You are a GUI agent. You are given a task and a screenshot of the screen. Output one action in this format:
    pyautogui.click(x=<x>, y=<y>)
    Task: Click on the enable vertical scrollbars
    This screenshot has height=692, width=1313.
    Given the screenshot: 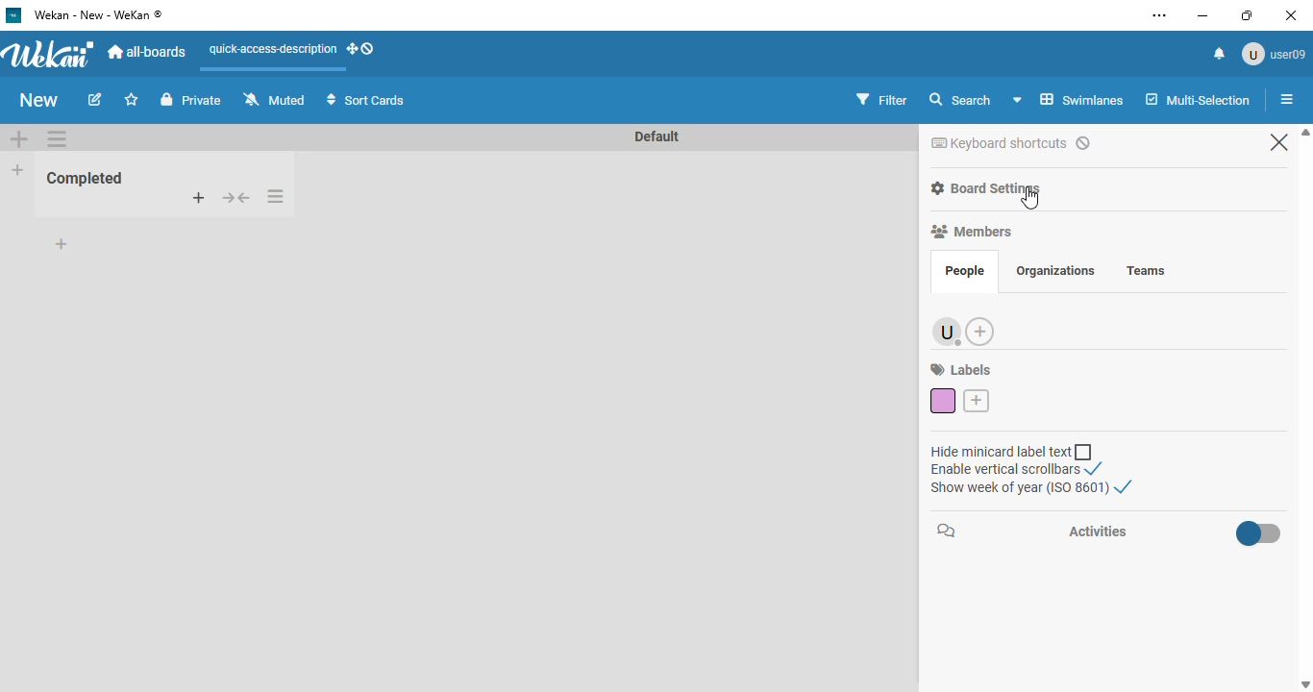 What is the action you would take?
    pyautogui.click(x=1016, y=470)
    